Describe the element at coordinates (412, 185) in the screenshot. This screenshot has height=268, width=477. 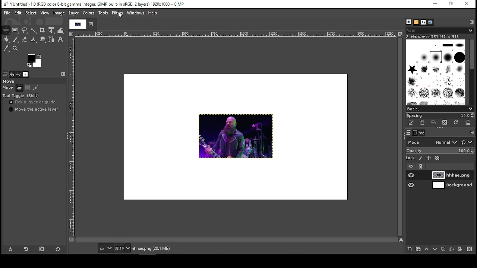
I see `layer visibility on/off` at that location.